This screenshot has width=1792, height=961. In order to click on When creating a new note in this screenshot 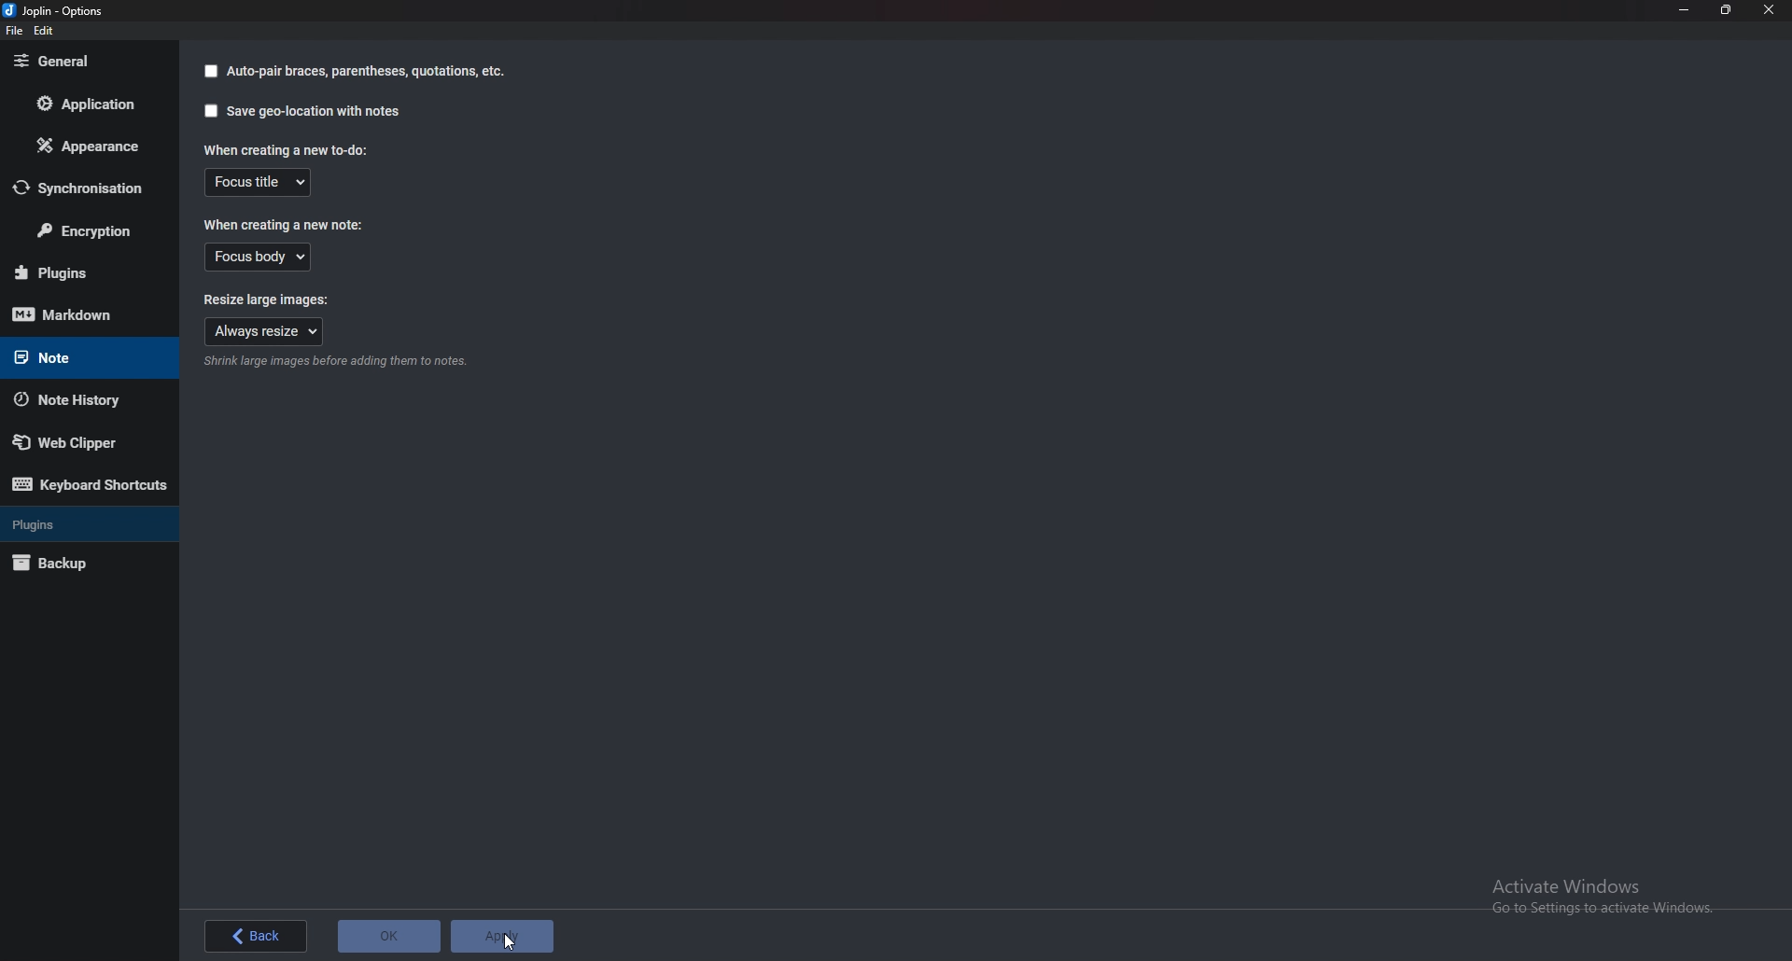, I will do `click(285, 223)`.